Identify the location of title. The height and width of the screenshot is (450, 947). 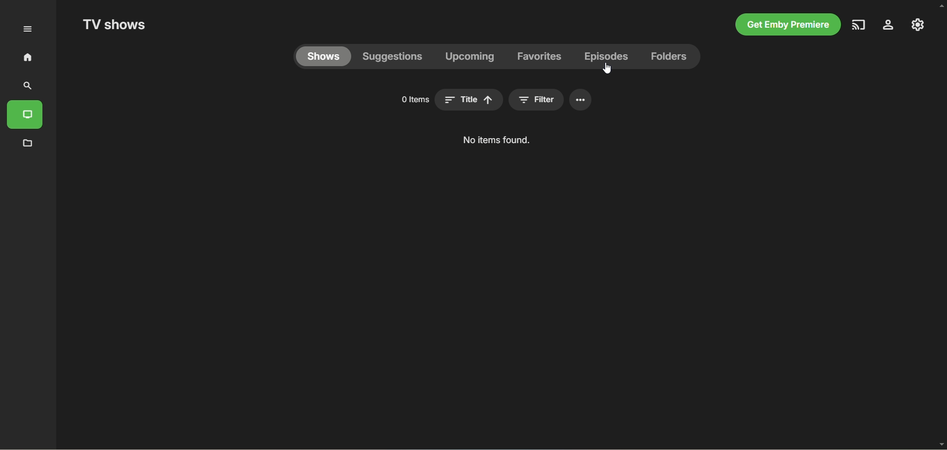
(469, 100).